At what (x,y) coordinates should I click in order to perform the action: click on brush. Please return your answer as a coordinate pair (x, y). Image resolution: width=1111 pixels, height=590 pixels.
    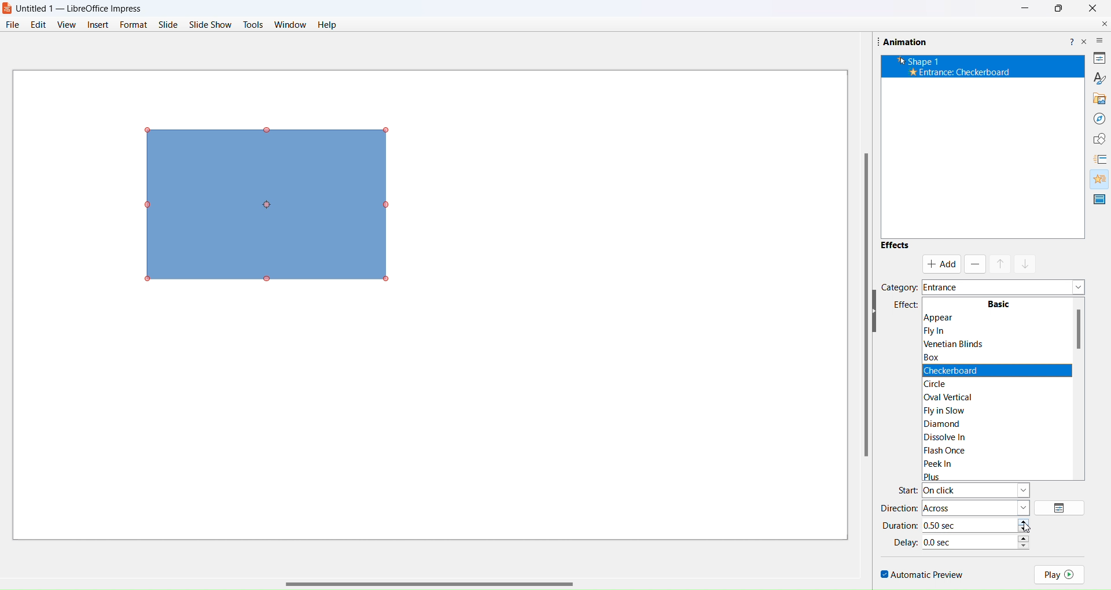
    Looking at the image, I should click on (1098, 77).